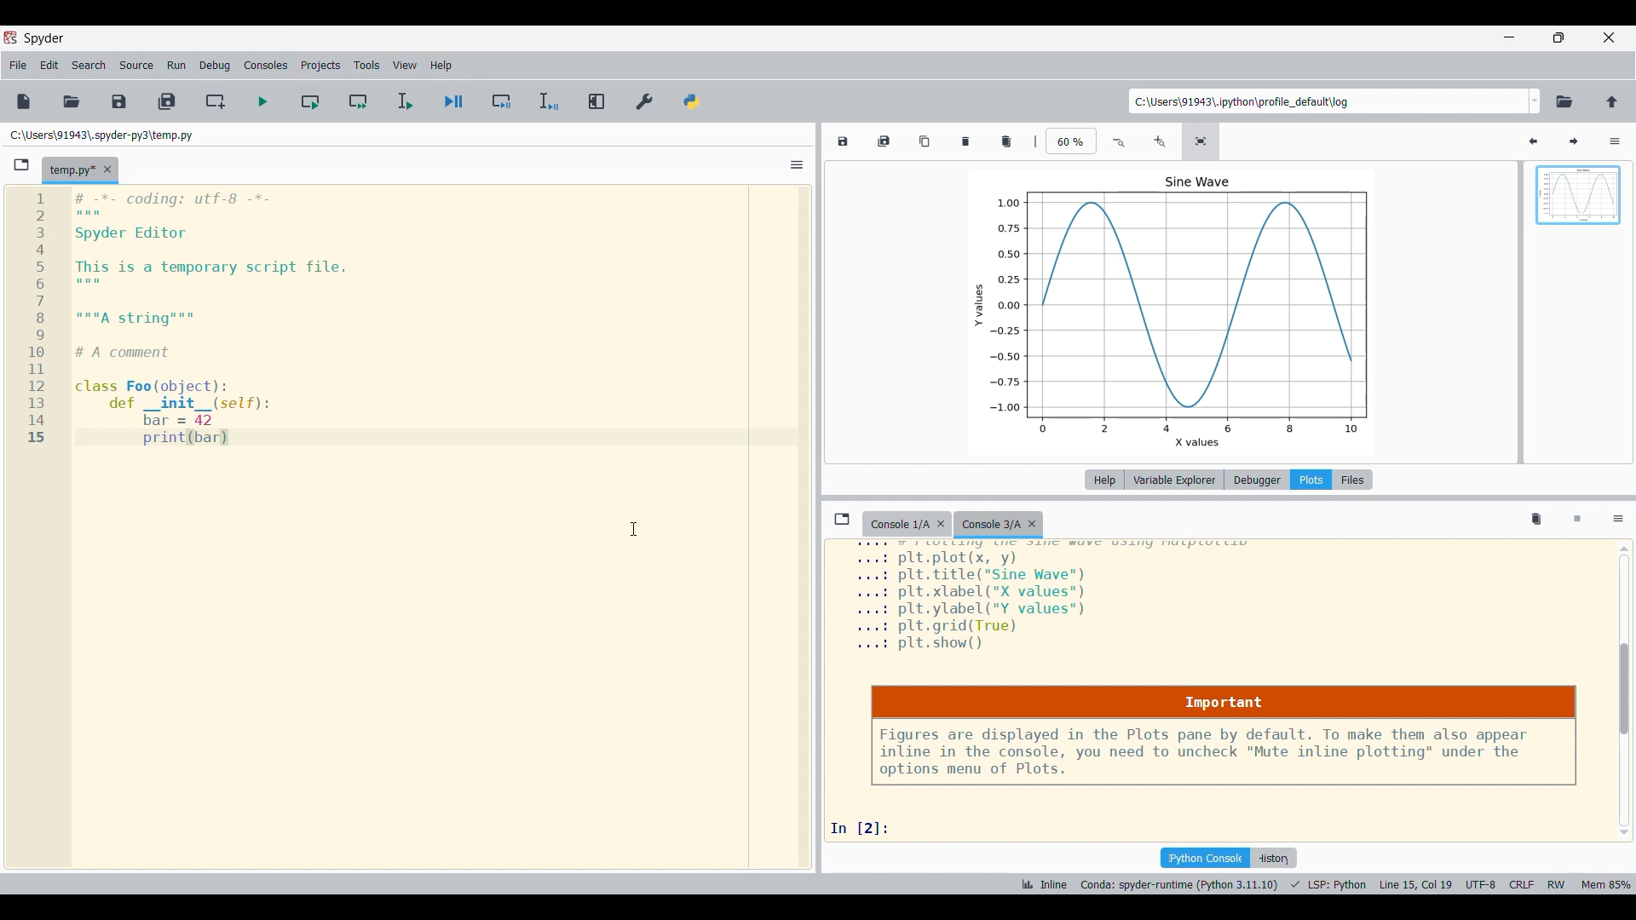 The width and height of the screenshot is (1636, 920). I want to click on Projects menu, so click(321, 66).